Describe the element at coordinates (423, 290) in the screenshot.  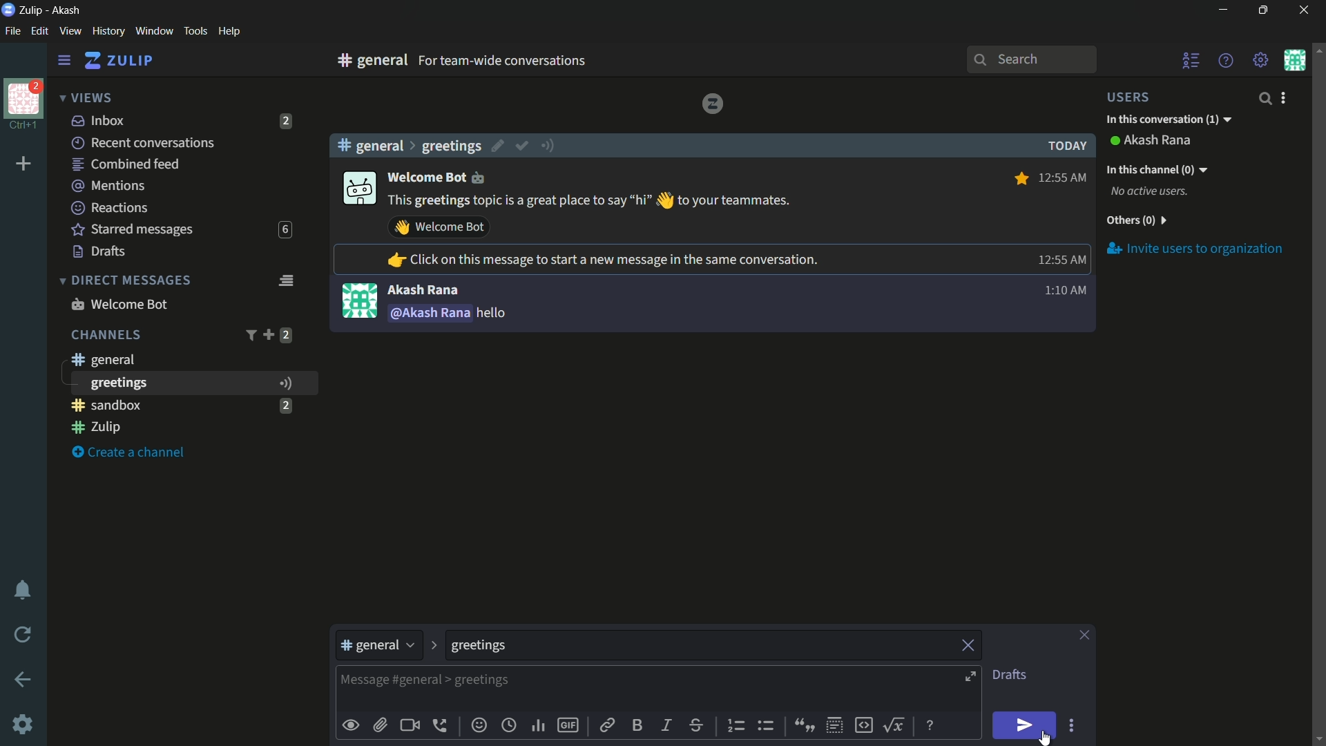
I see `akash rana` at that location.